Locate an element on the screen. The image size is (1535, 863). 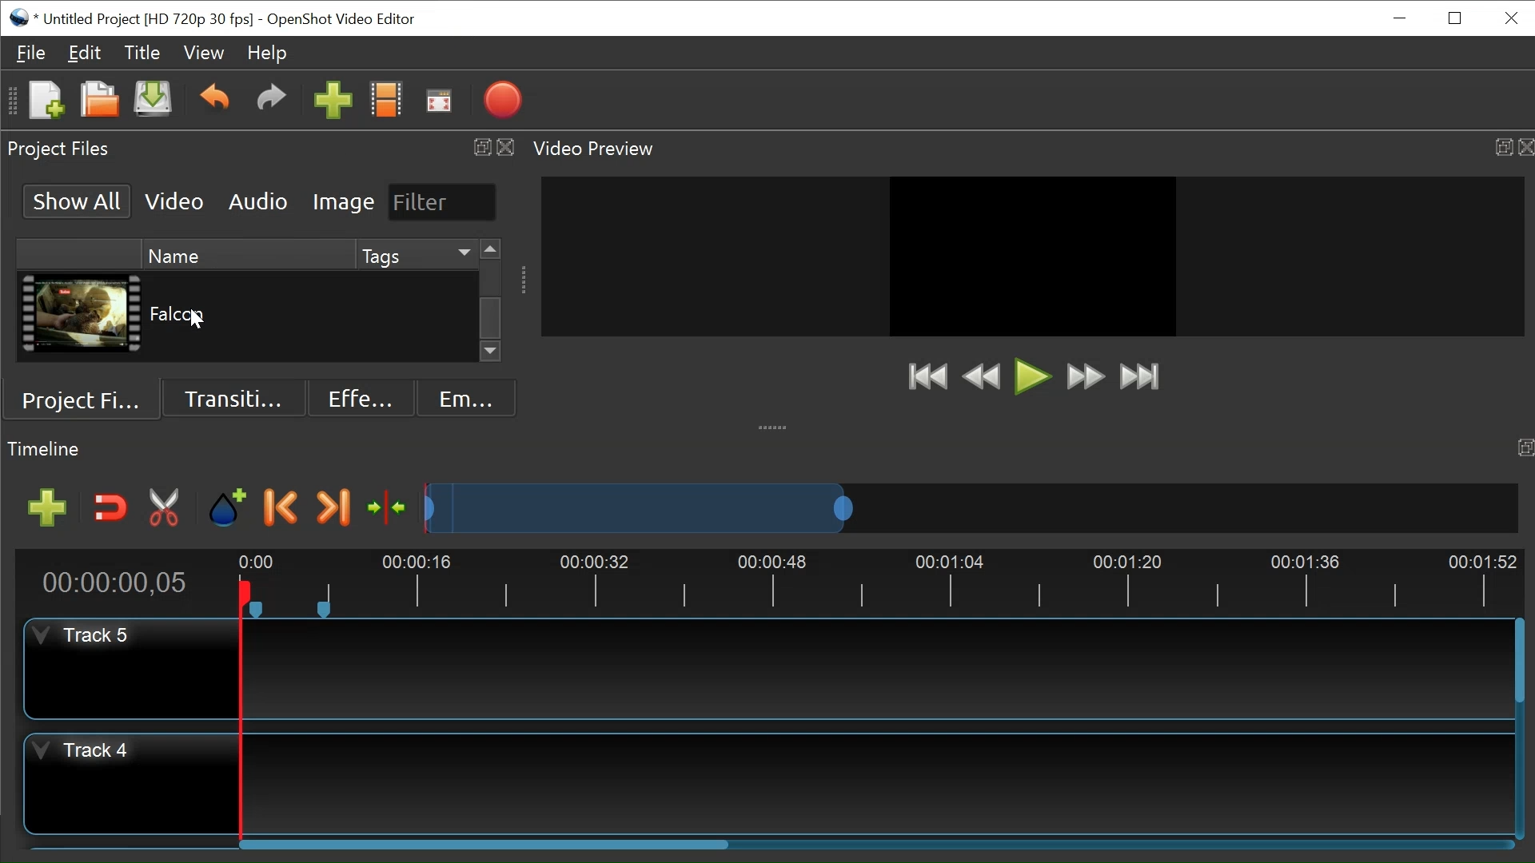
Next Marker is located at coordinates (333, 508).